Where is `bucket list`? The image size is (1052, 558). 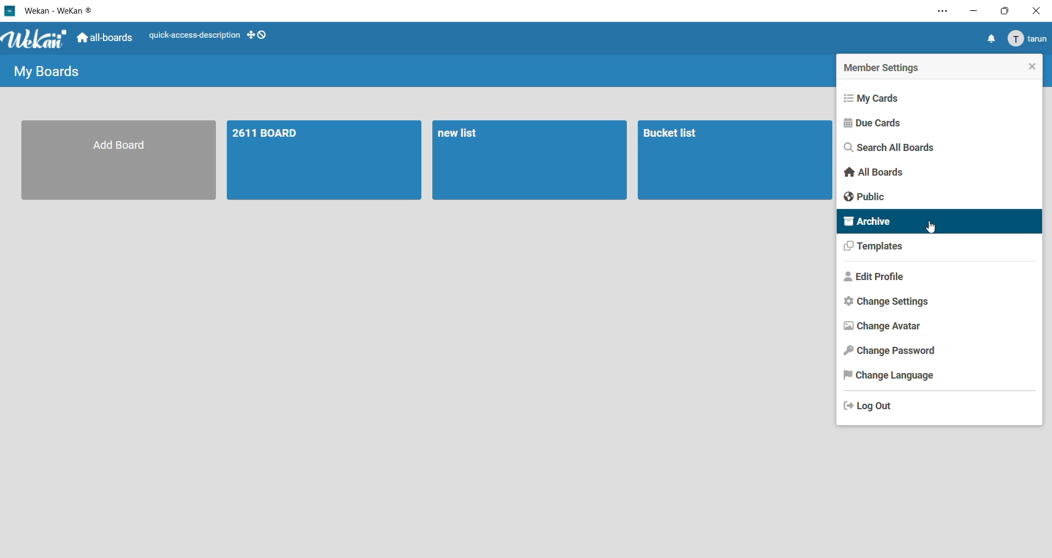
bucket list is located at coordinates (734, 160).